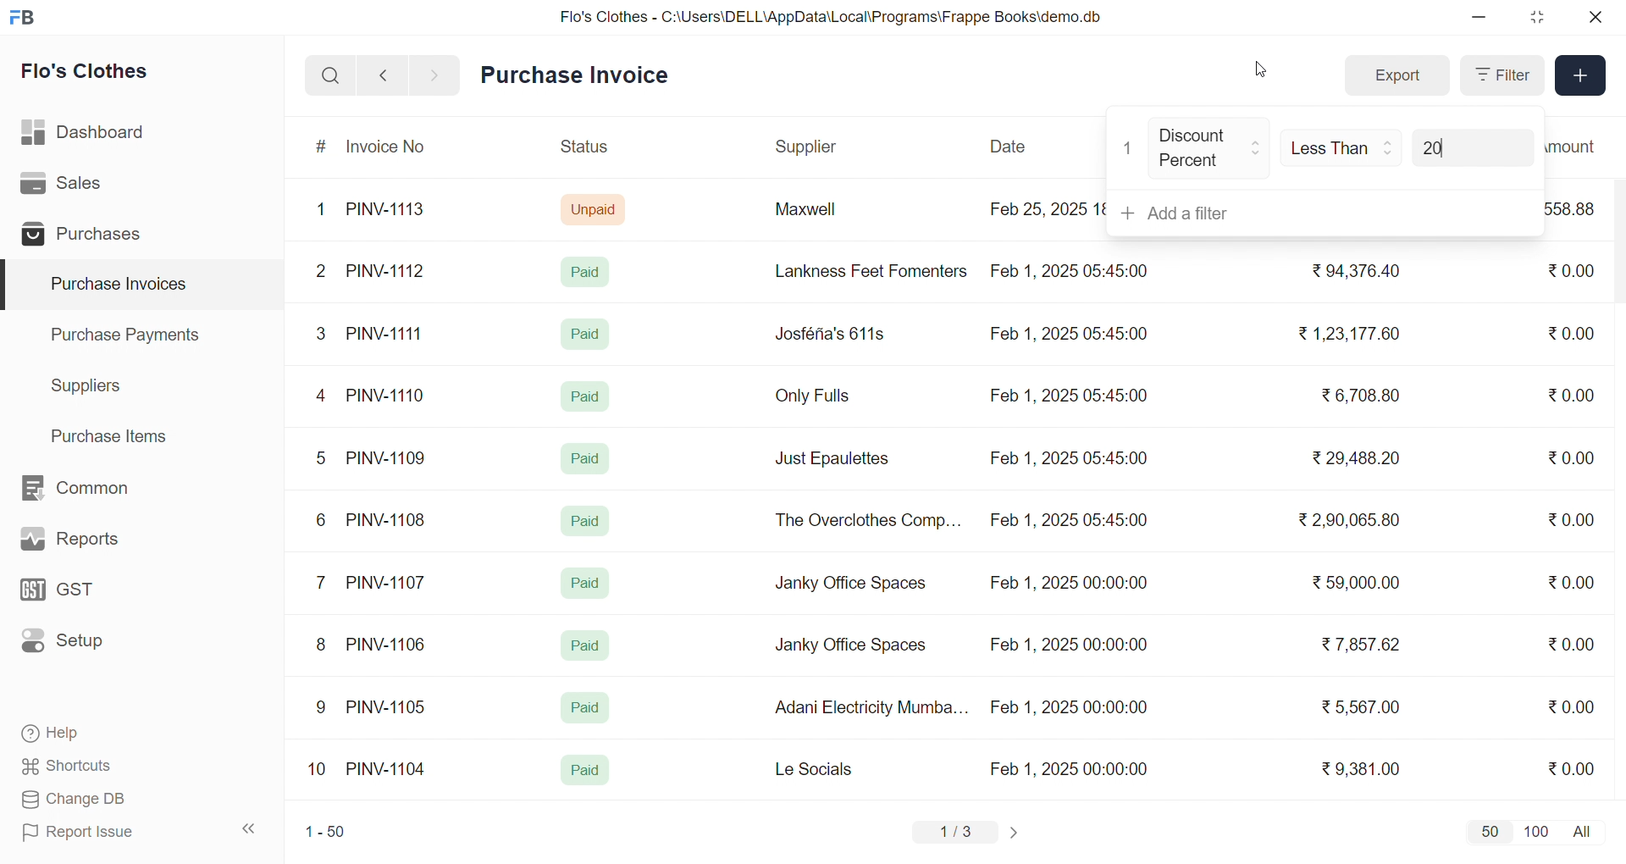 This screenshot has height=864, width=1626. I want to click on ₹0.00, so click(1571, 395).